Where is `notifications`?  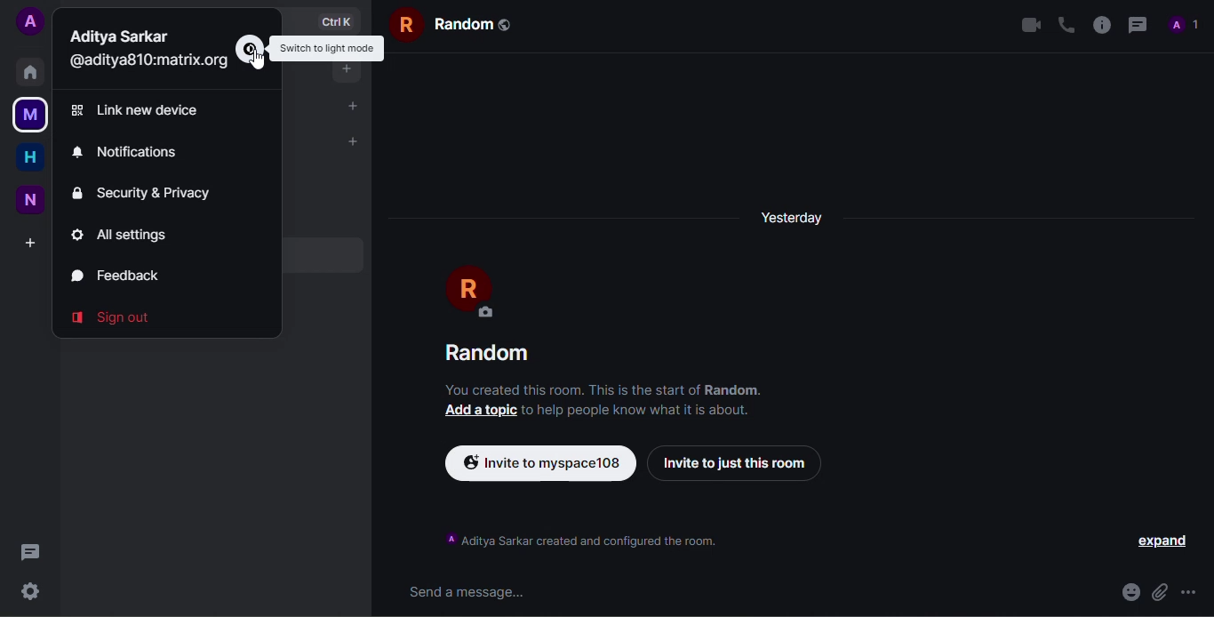
notifications is located at coordinates (139, 151).